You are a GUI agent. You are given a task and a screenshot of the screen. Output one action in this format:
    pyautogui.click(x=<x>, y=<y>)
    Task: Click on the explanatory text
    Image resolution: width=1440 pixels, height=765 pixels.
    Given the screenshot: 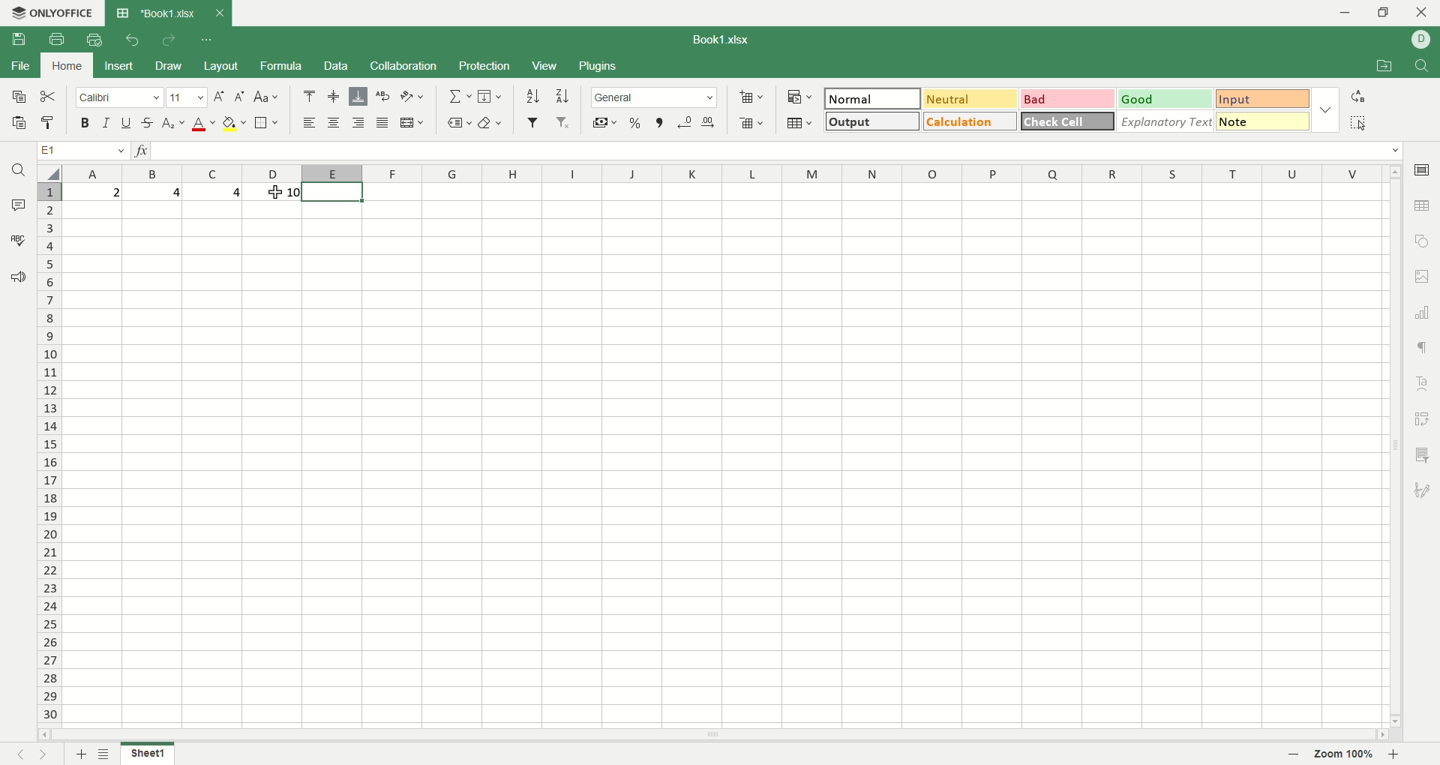 What is the action you would take?
    pyautogui.click(x=1166, y=121)
    